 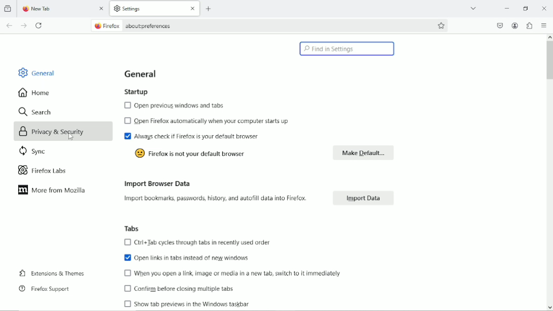 What do you see at coordinates (43, 169) in the screenshot?
I see `firefox labs` at bounding box center [43, 169].